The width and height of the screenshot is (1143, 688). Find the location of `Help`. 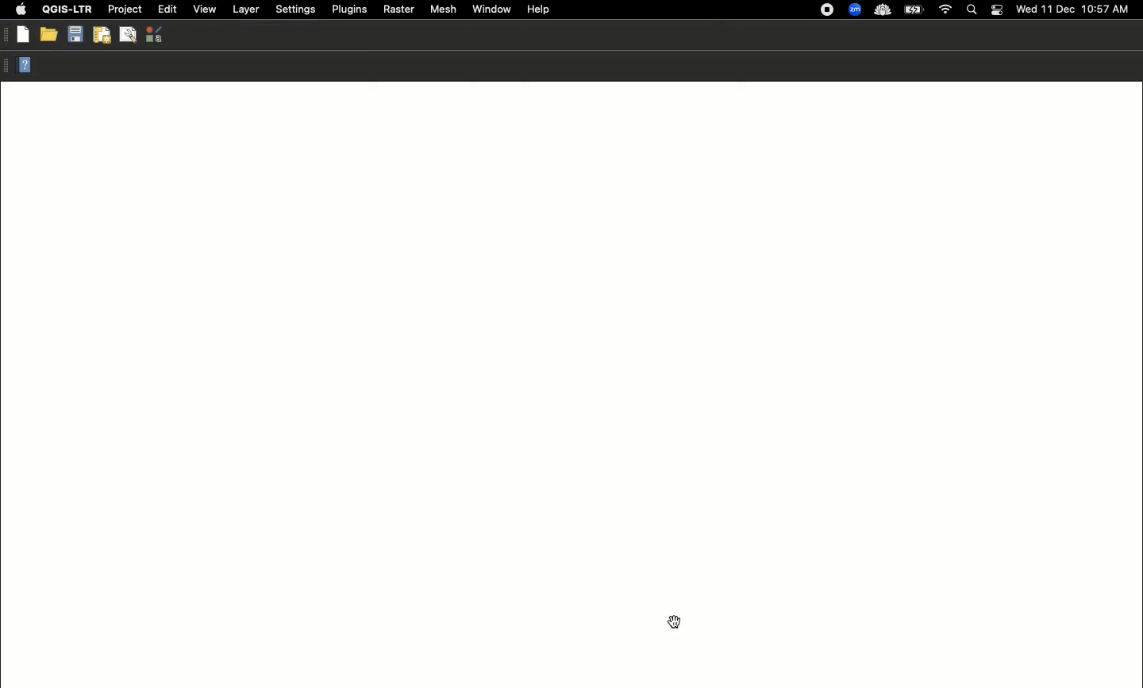

Help is located at coordinates (539, 9).